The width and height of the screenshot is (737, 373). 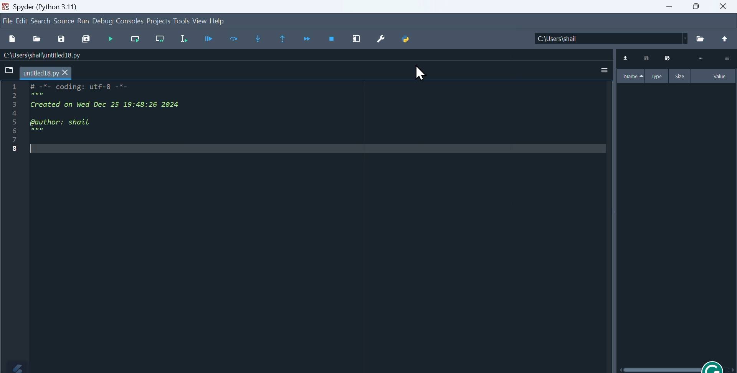 I want to click on size, so click(x=679, y=77).